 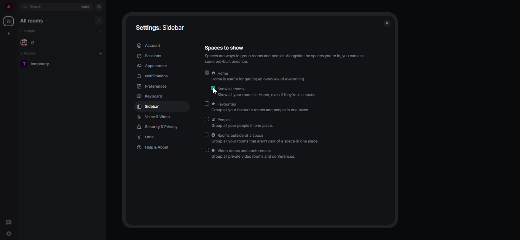 I want to click on quick settings, so click(x=9, y=234).